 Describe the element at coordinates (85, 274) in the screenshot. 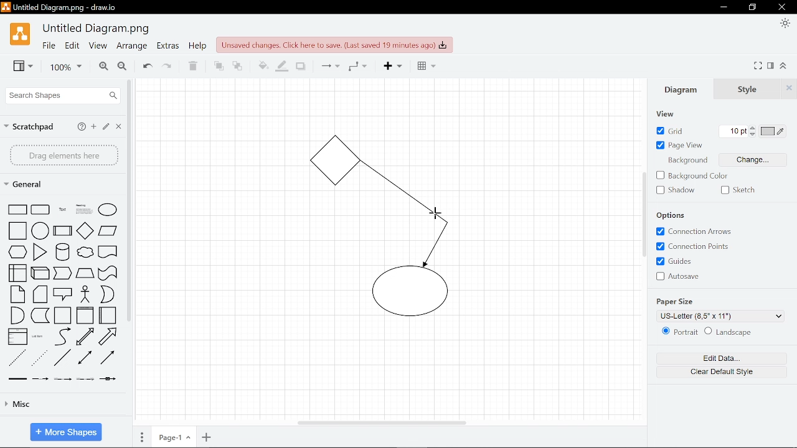

I see `shape` at that location.